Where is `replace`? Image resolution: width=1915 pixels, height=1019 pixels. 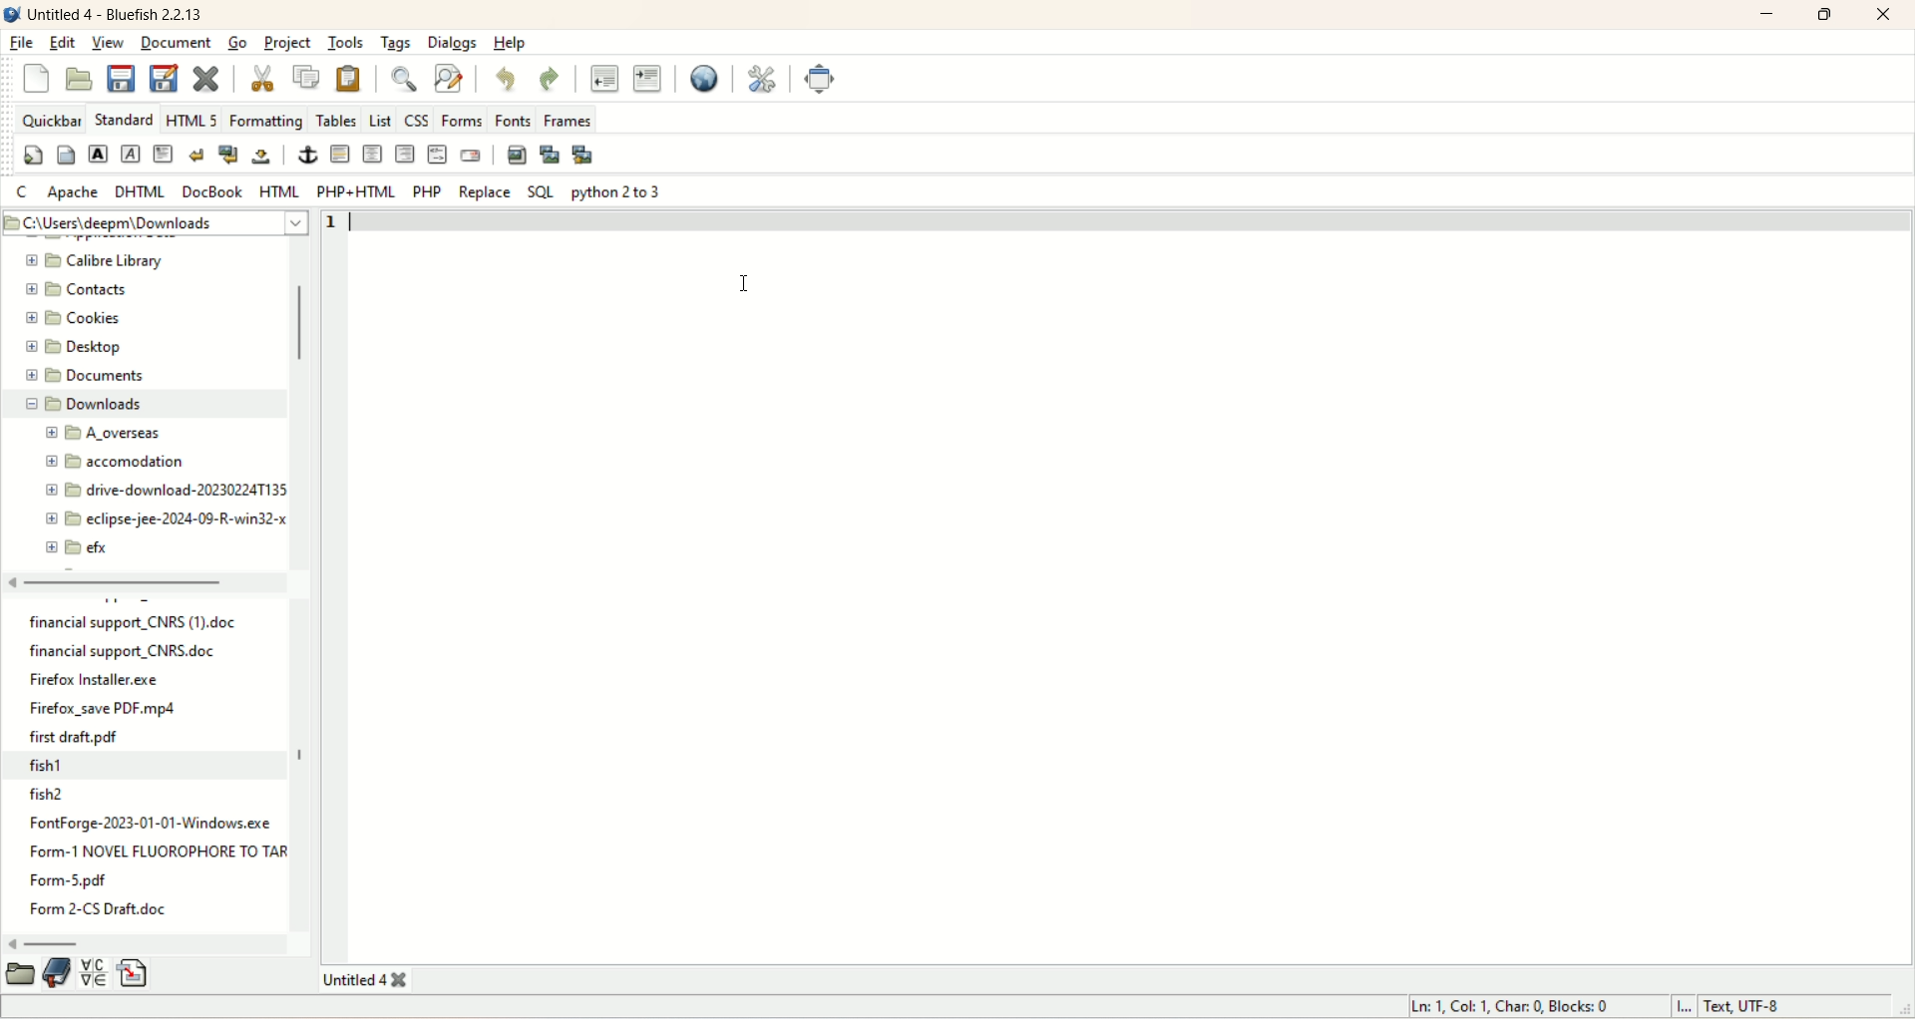
replace is located at coordinates (485, 192).